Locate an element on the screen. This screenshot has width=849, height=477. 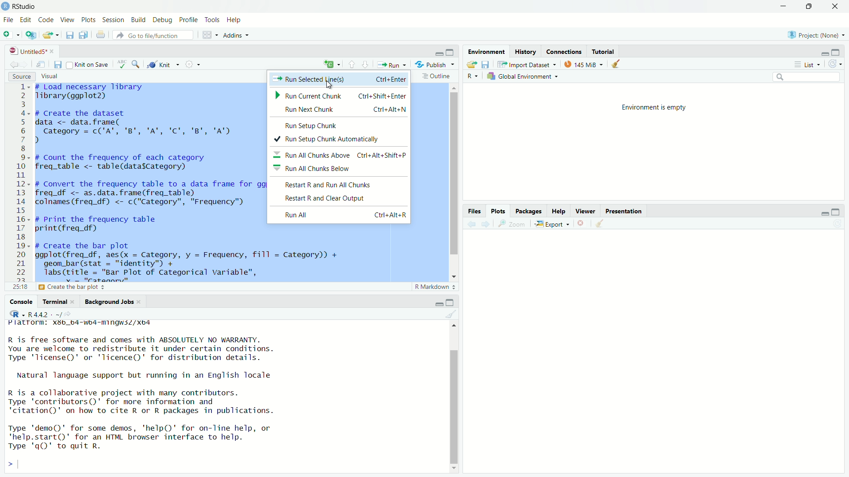
go back is located at coordinates (14, 65).